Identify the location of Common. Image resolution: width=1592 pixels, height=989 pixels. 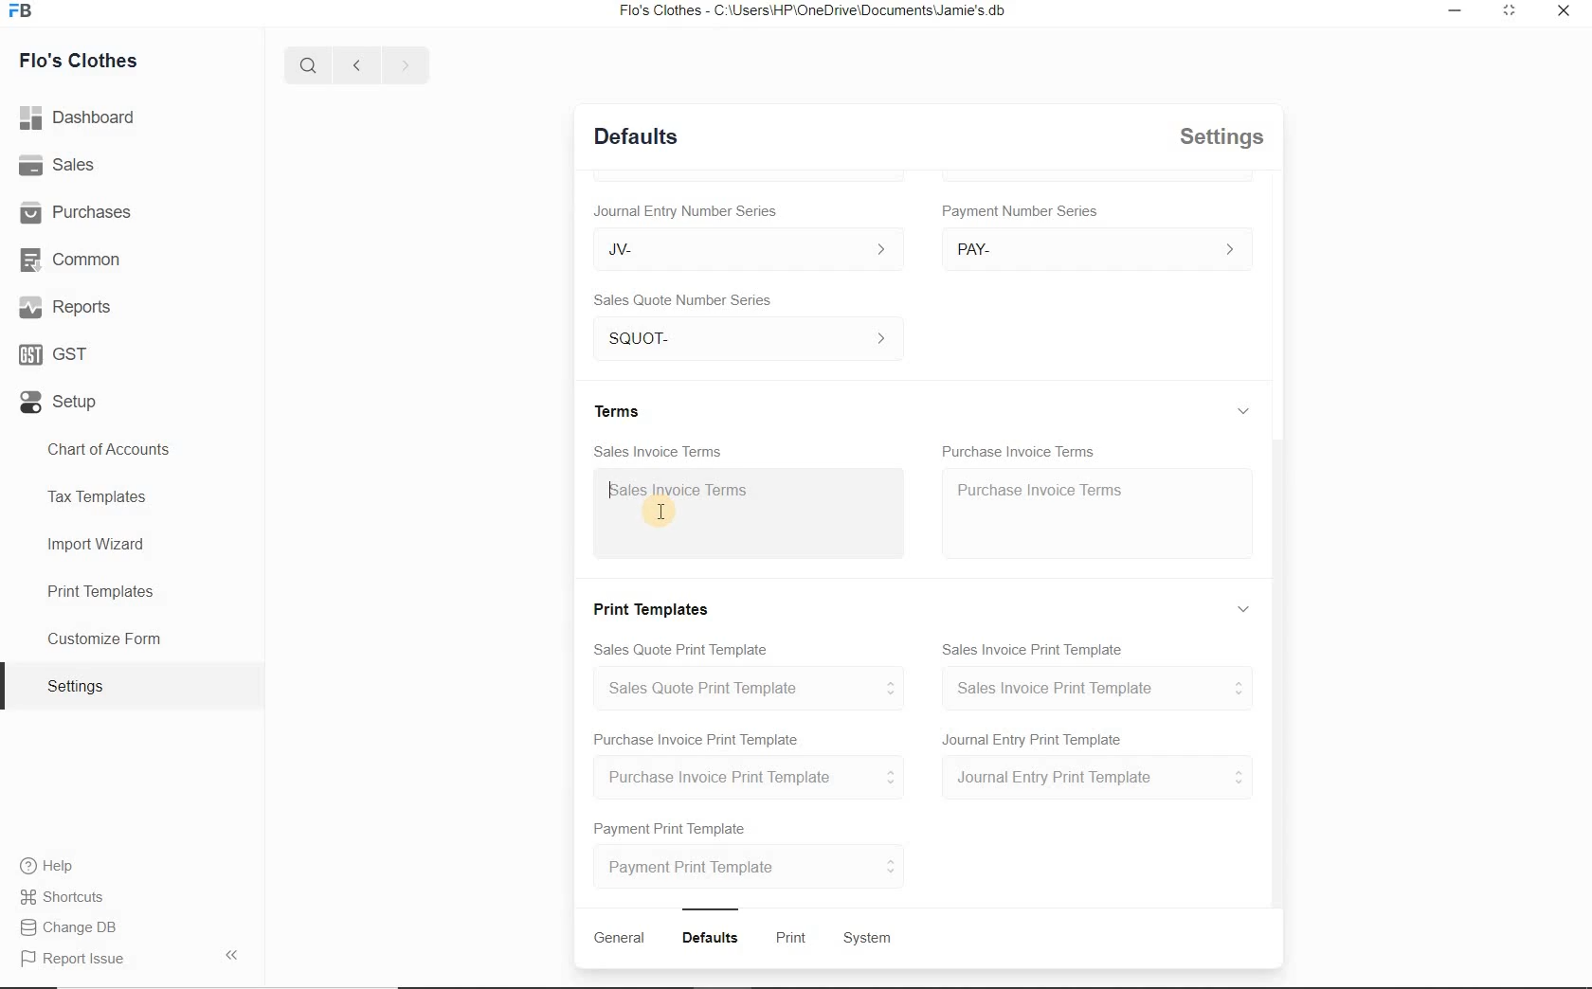
(75, 261).